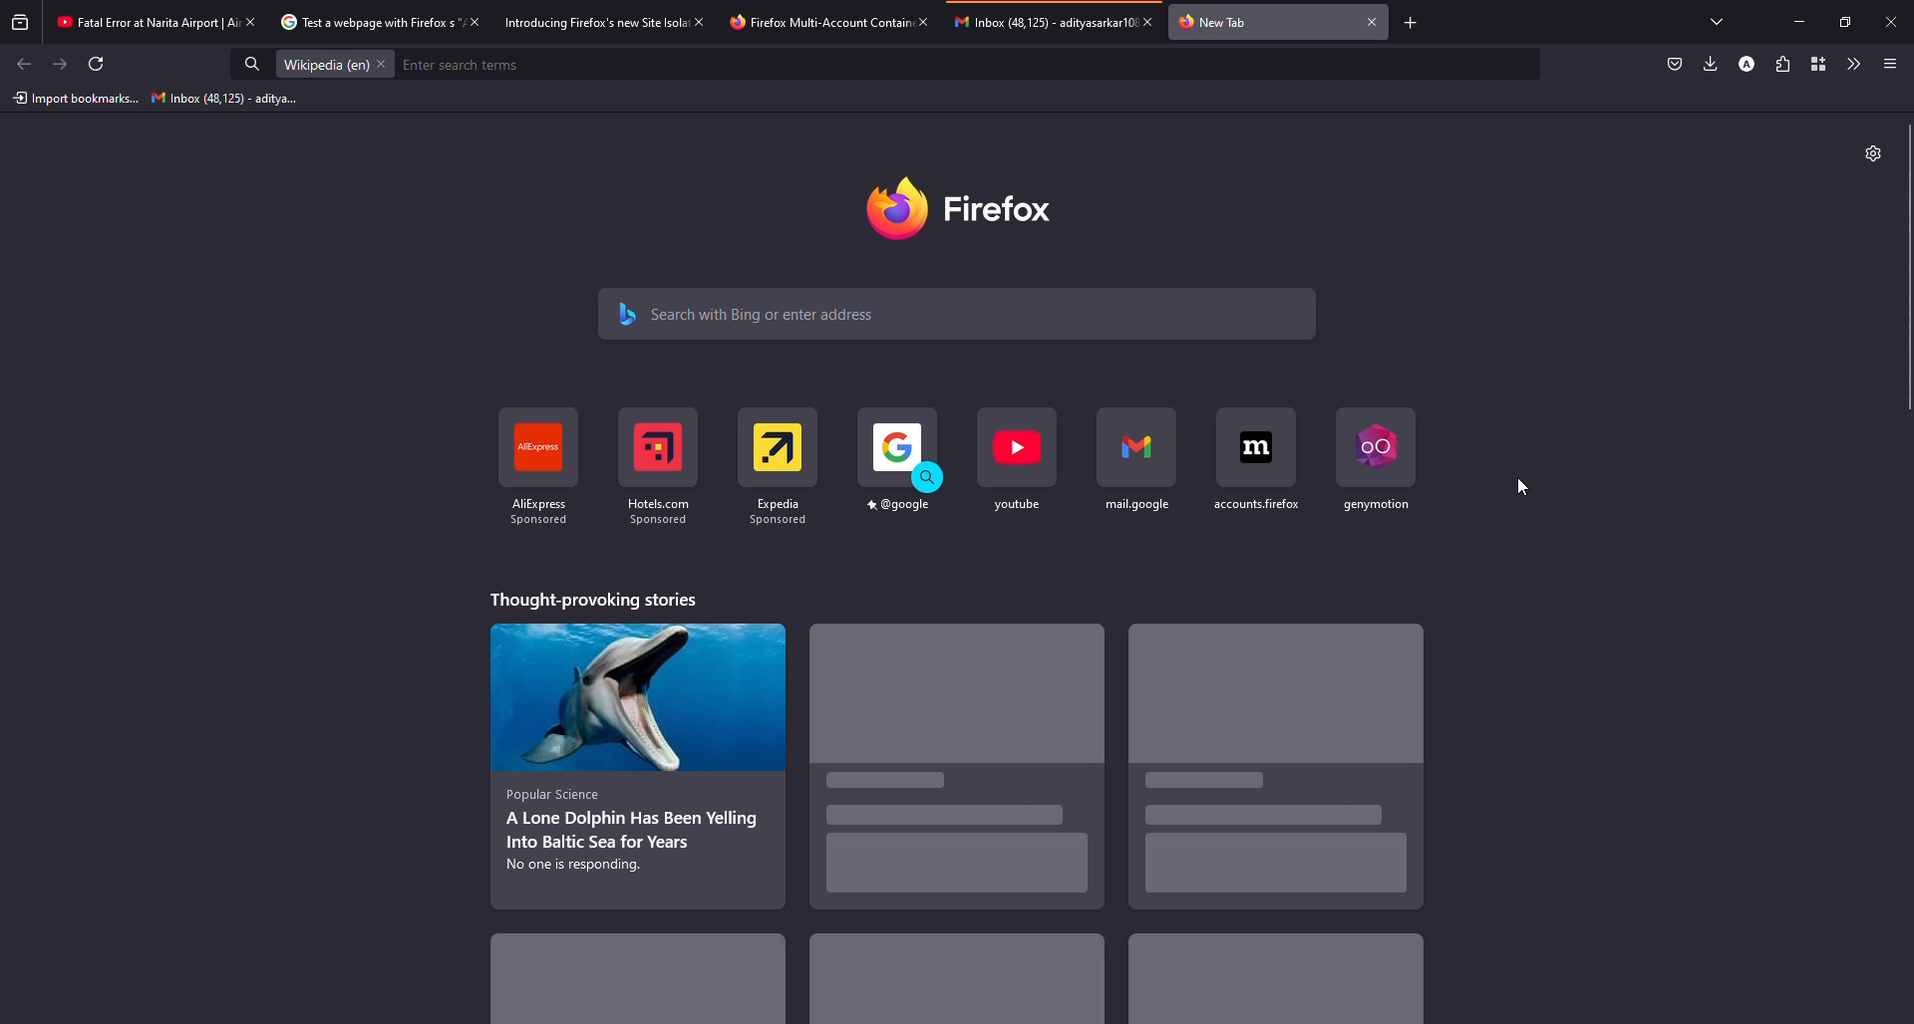 This screenshot has height=1024, width=1914. Describe the element at coordinates (245, 64) in the screenshot. I see `search` at that location.